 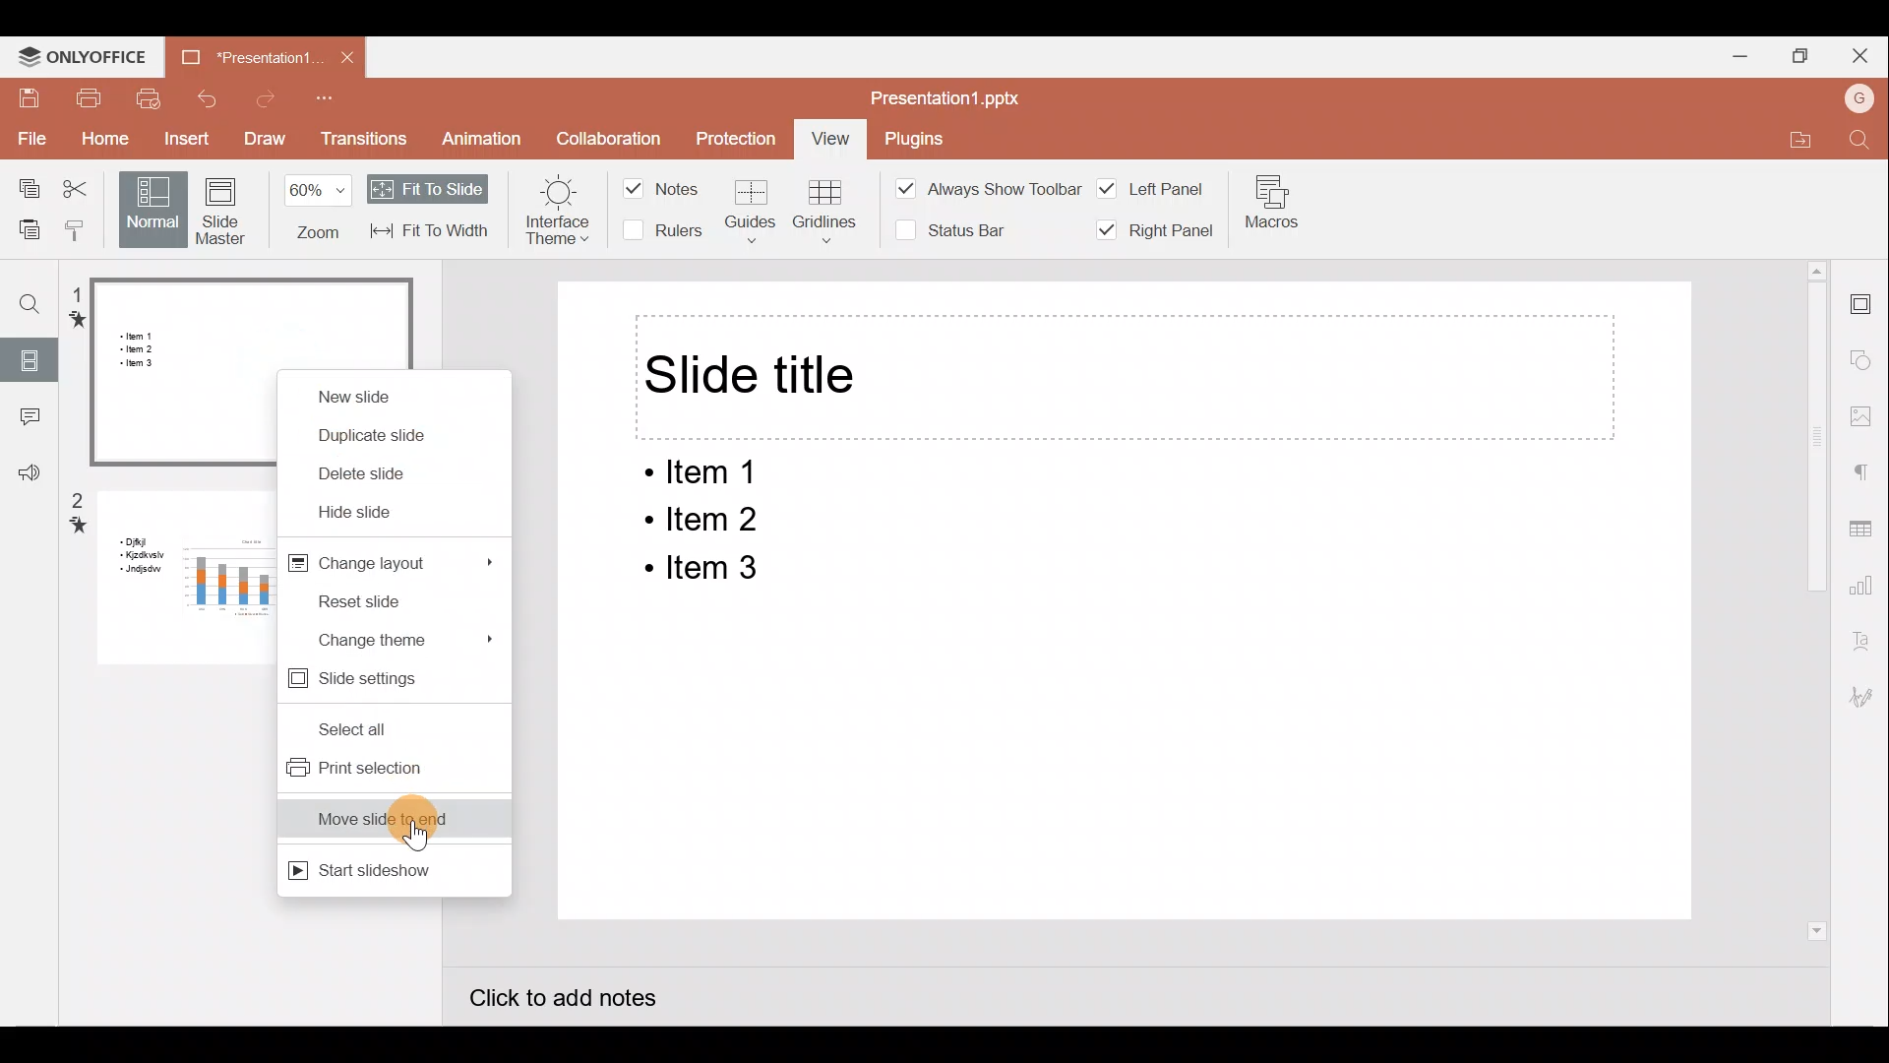 What do you see at coordinates (84, 98) in the screenshot?
I see `Print file` at bounding box center [84, 98].